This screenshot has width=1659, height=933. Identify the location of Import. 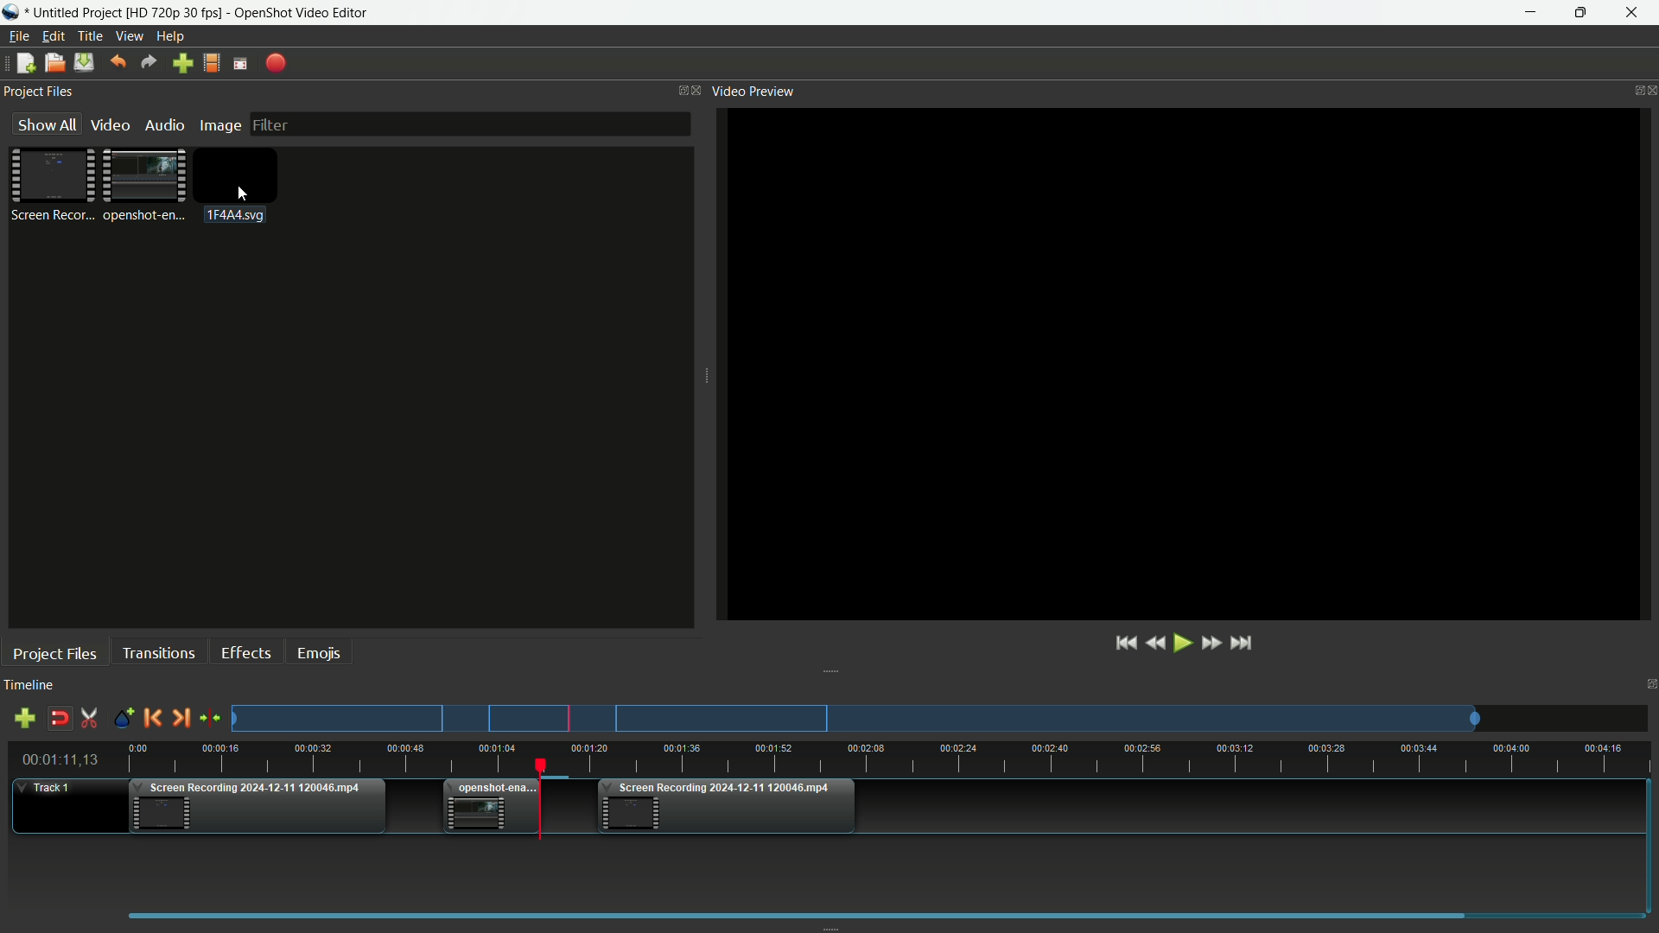
(184, 65).